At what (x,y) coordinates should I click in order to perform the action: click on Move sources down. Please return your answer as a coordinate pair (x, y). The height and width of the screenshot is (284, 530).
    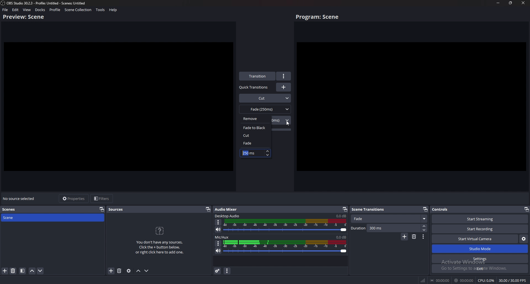
    Looking at the image, I should click on (147, 270).